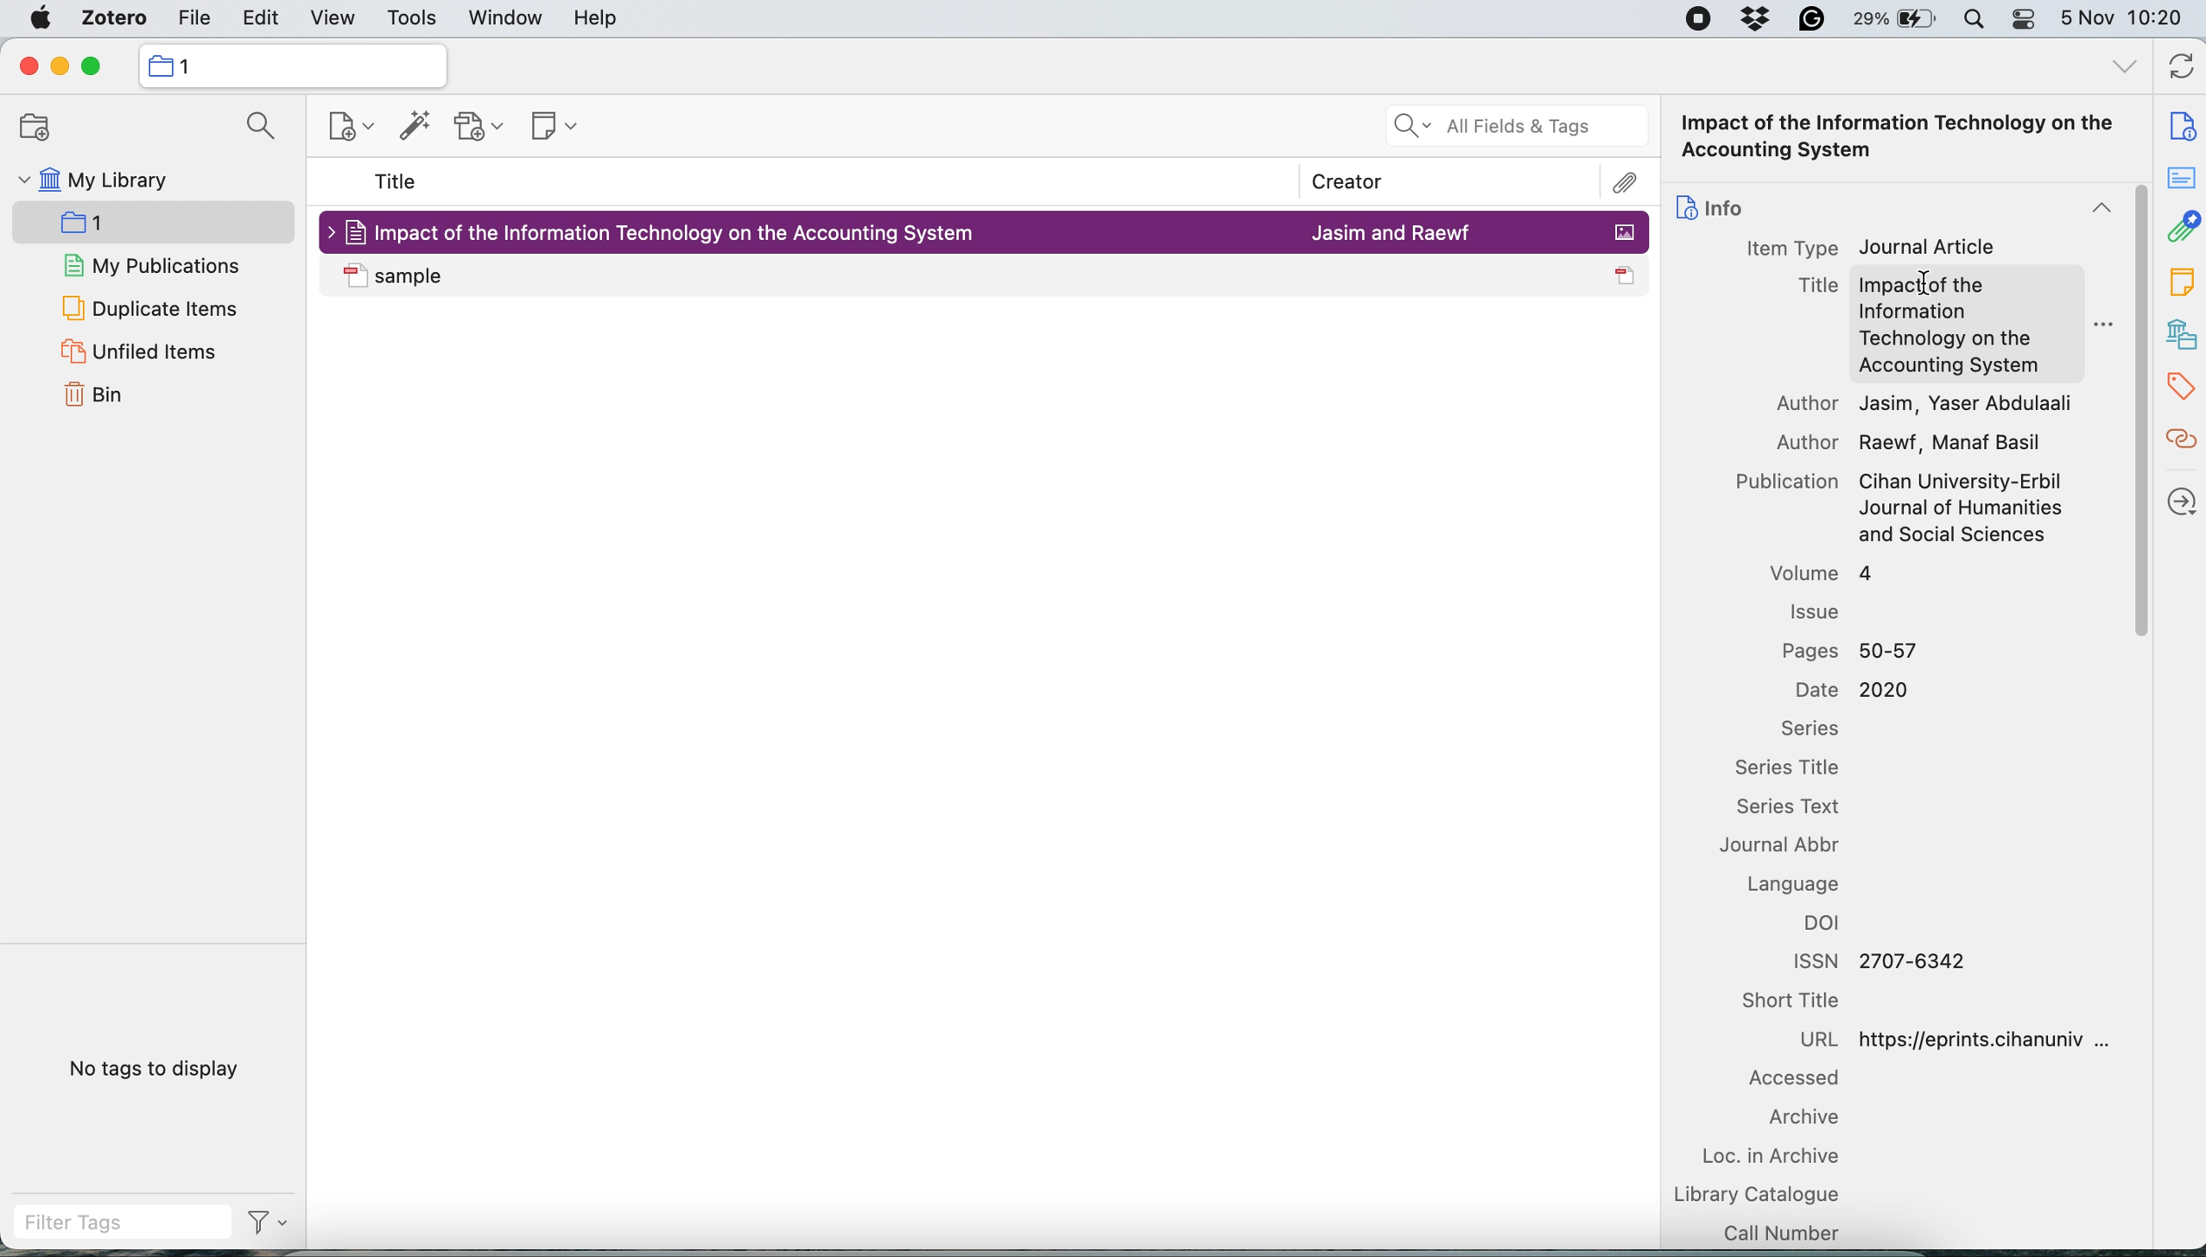  What do you see at coordinates (1979, 21) in the screenshot?
I see `spotlight search` at bounding box center [1979, 21].